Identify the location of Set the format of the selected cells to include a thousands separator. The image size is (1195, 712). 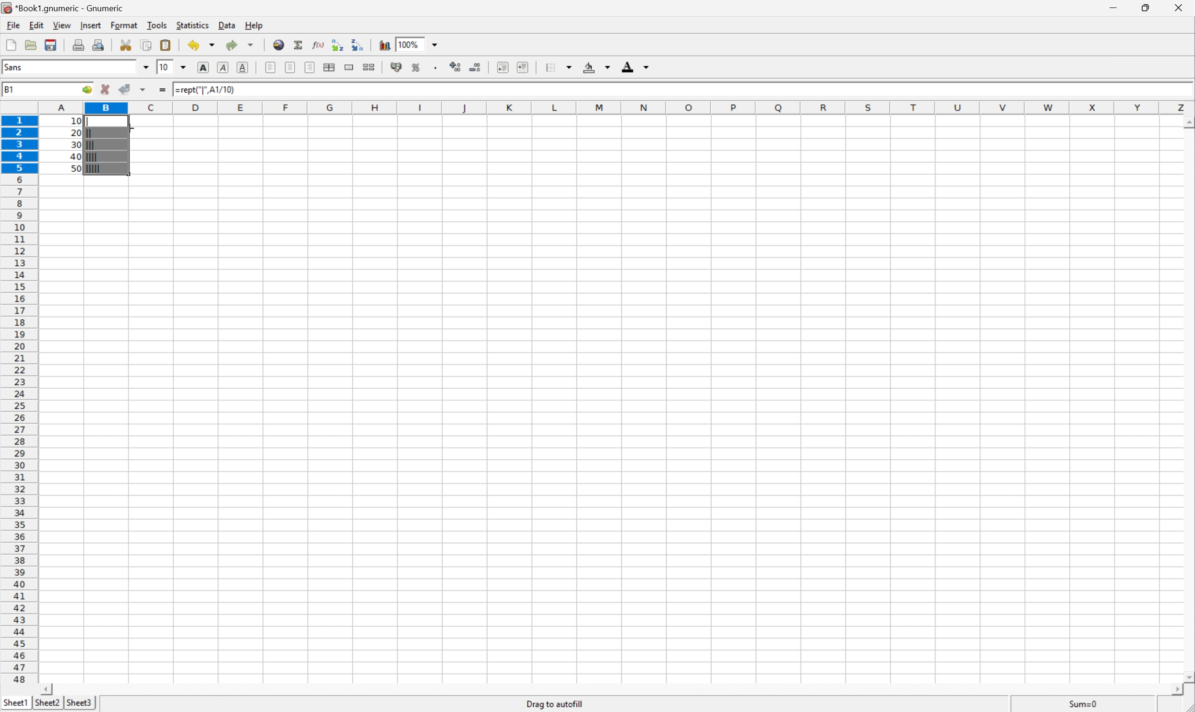
(432, 68).